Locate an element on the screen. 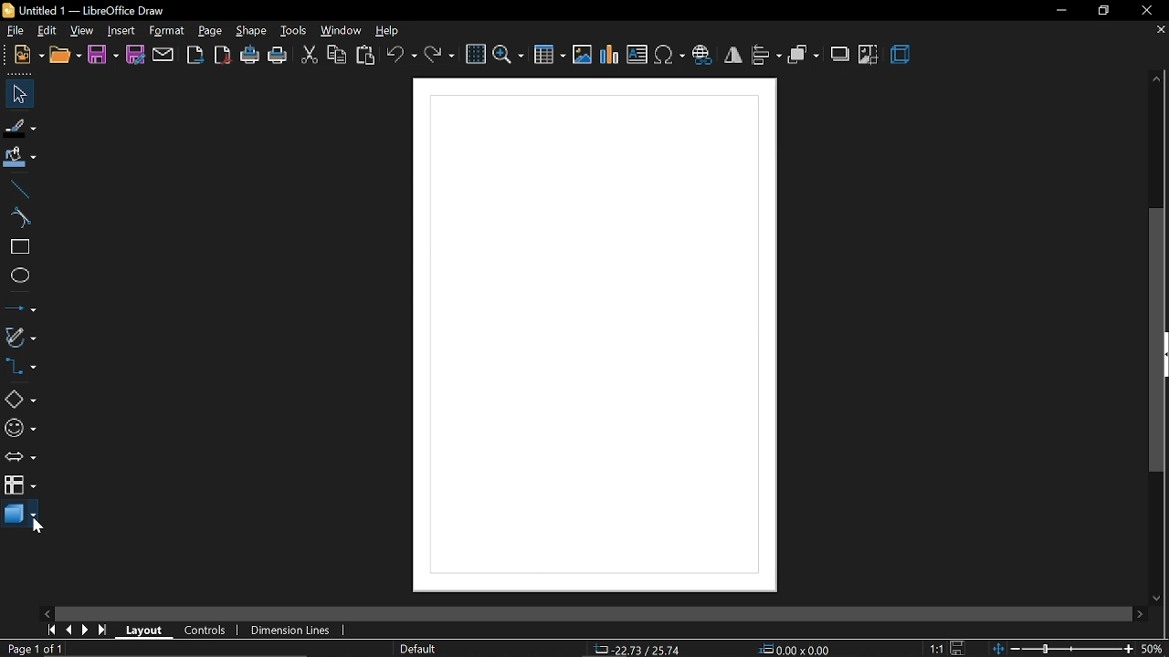  close is located at coordinates (1149, 9).